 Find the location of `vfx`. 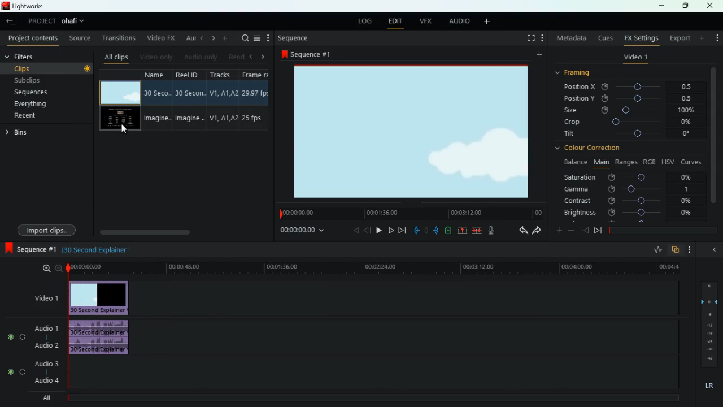

vfx is located at coordinates (428, 21).